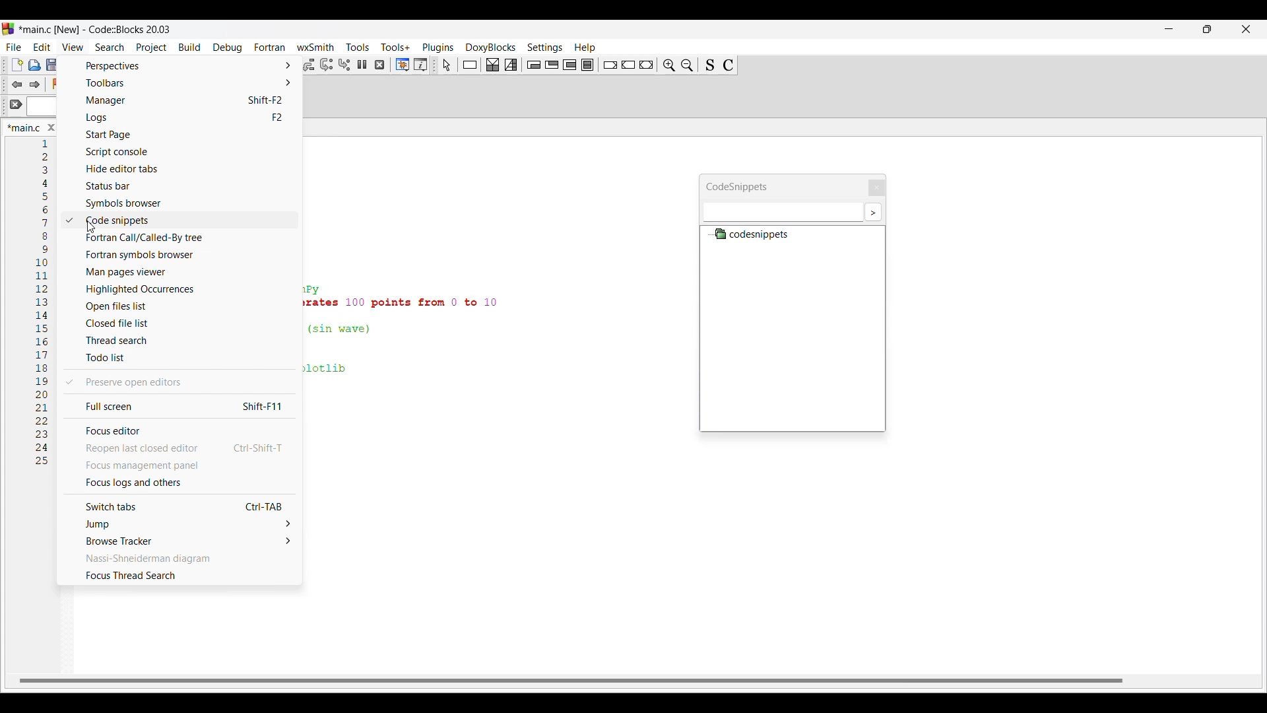 This screenshot has height=713, width=1267. Describe the element at coordinates (438, 48) in the screenshot. I see `Plugins menu` at that location.